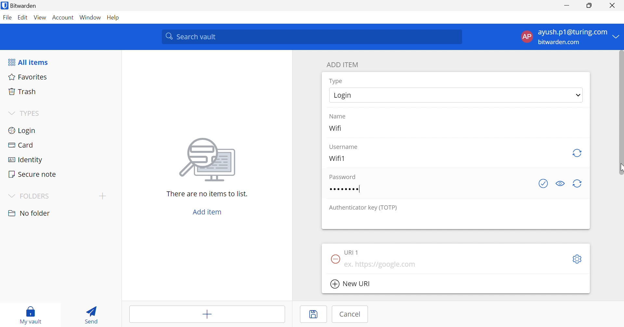  I want to click on FOLDERS, so click(36, 196).